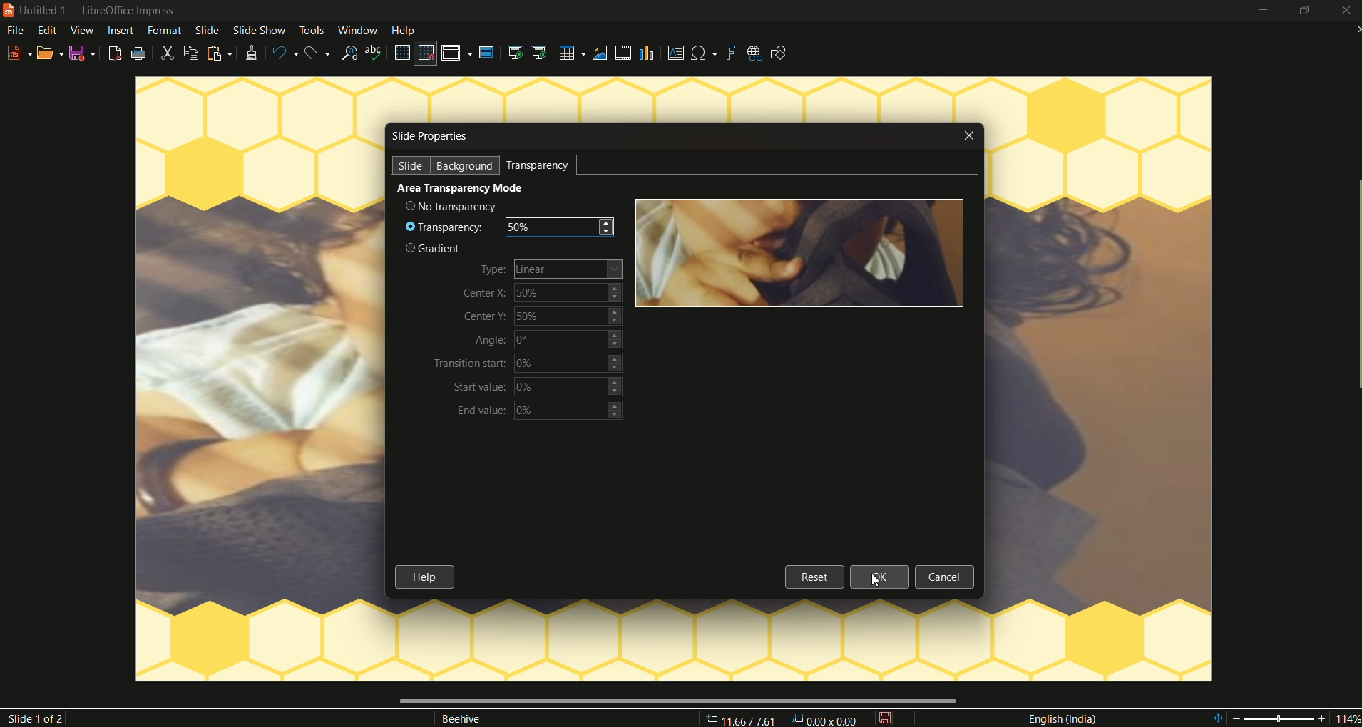  What do you see at coordinates (946, 577) in the screenshot?
I see `cancel` at bounding box center [946, 577].